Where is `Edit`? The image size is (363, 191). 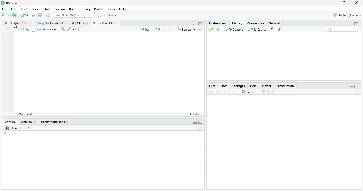
Edit is located at coordinates (14, 9).